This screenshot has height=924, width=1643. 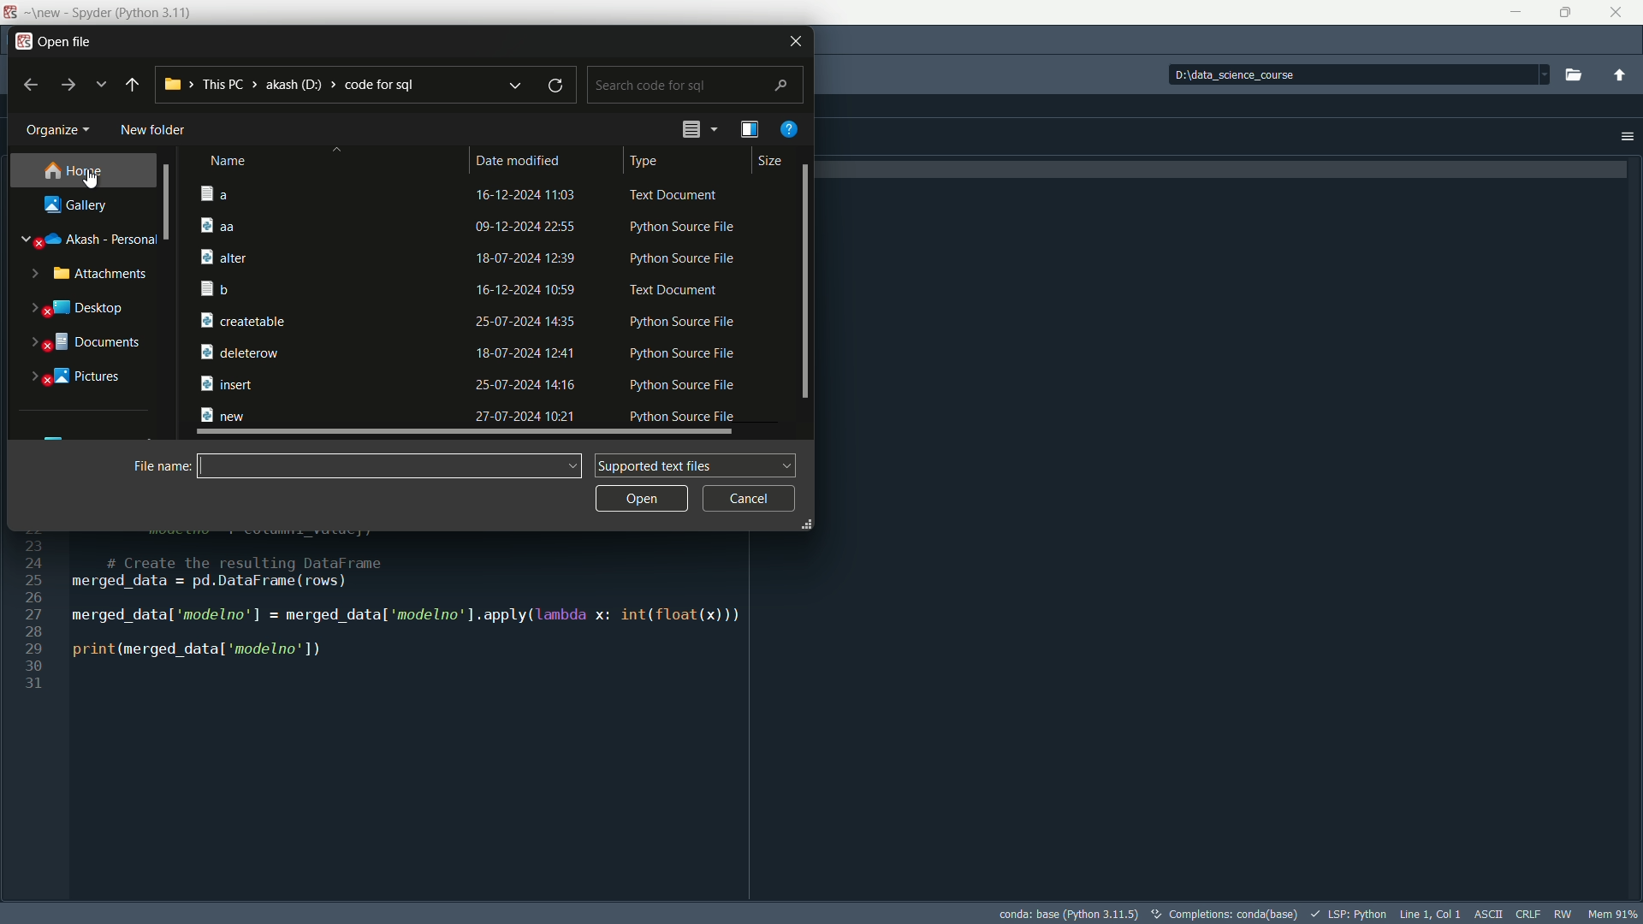 I want to click on resize, so click(x=803, y=524).